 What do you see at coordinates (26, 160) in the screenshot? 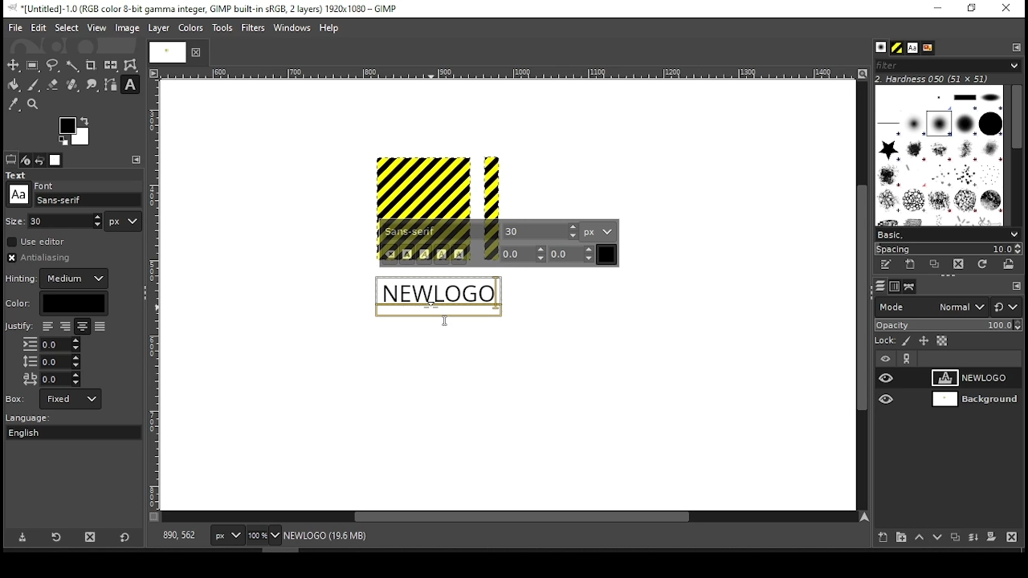
I see `device status` at bounding box center [26, 160].